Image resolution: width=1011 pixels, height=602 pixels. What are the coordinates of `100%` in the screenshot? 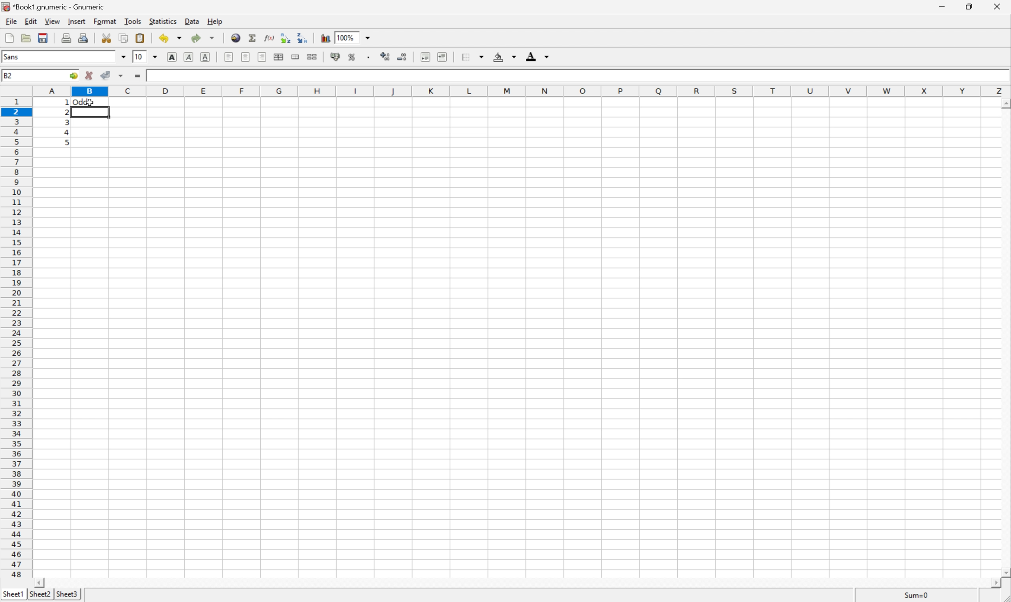 It's located at (347, 37).